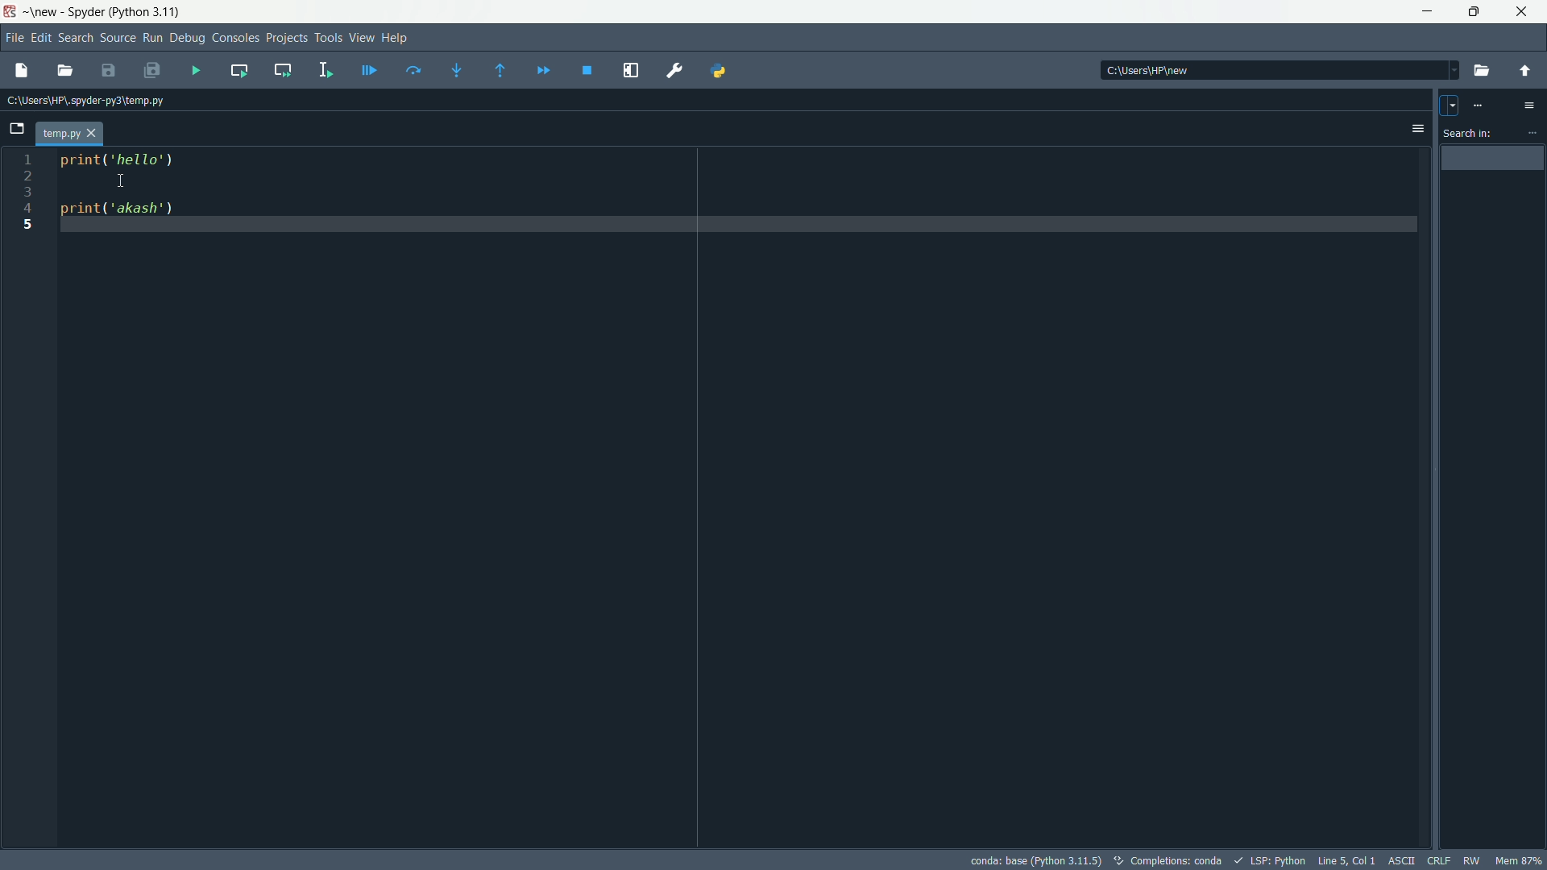 The width and height of the screenshot is (1547, 870). I want to click on memory usage, so click(1519, 860).